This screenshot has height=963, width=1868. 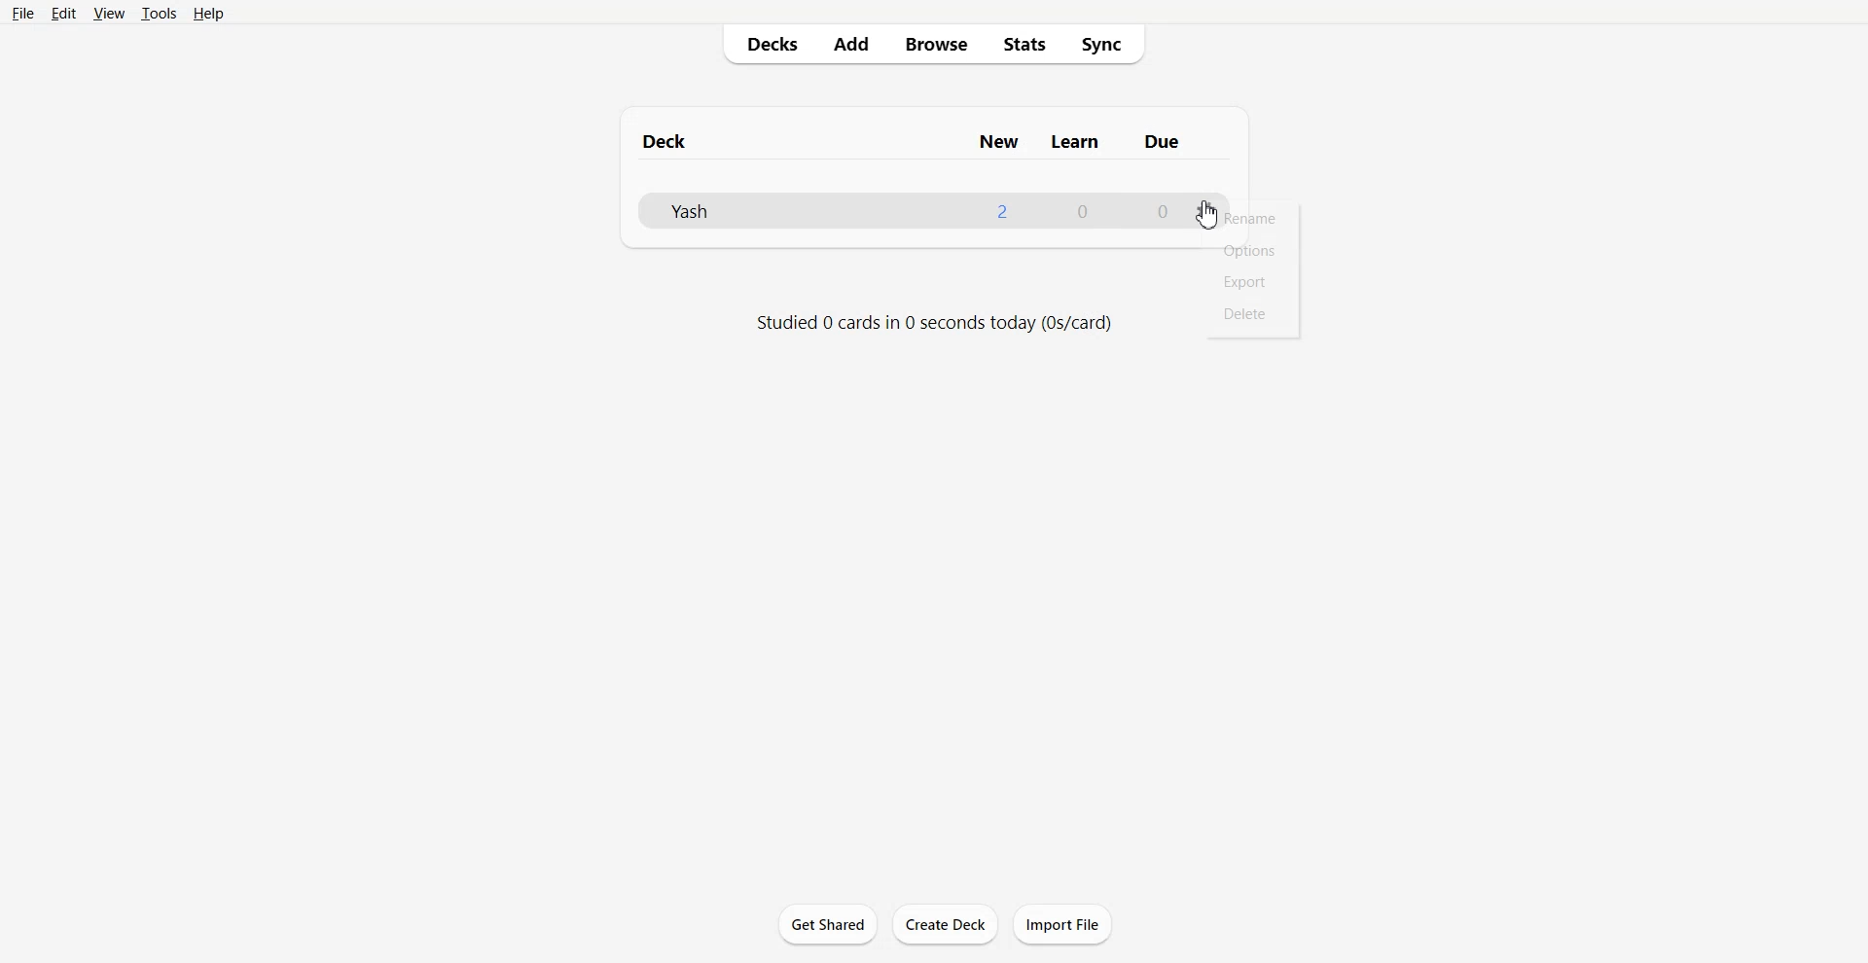 What do you see at coordinates (66, 14) in the screenshot?
I see `Edit` at bounding box center [66, 14].